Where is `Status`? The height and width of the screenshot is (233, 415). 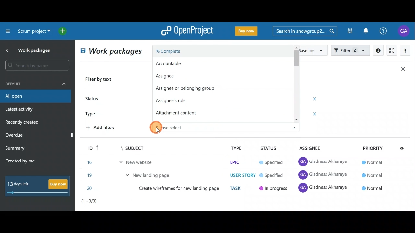
Status is located at coordinates (93, 99).